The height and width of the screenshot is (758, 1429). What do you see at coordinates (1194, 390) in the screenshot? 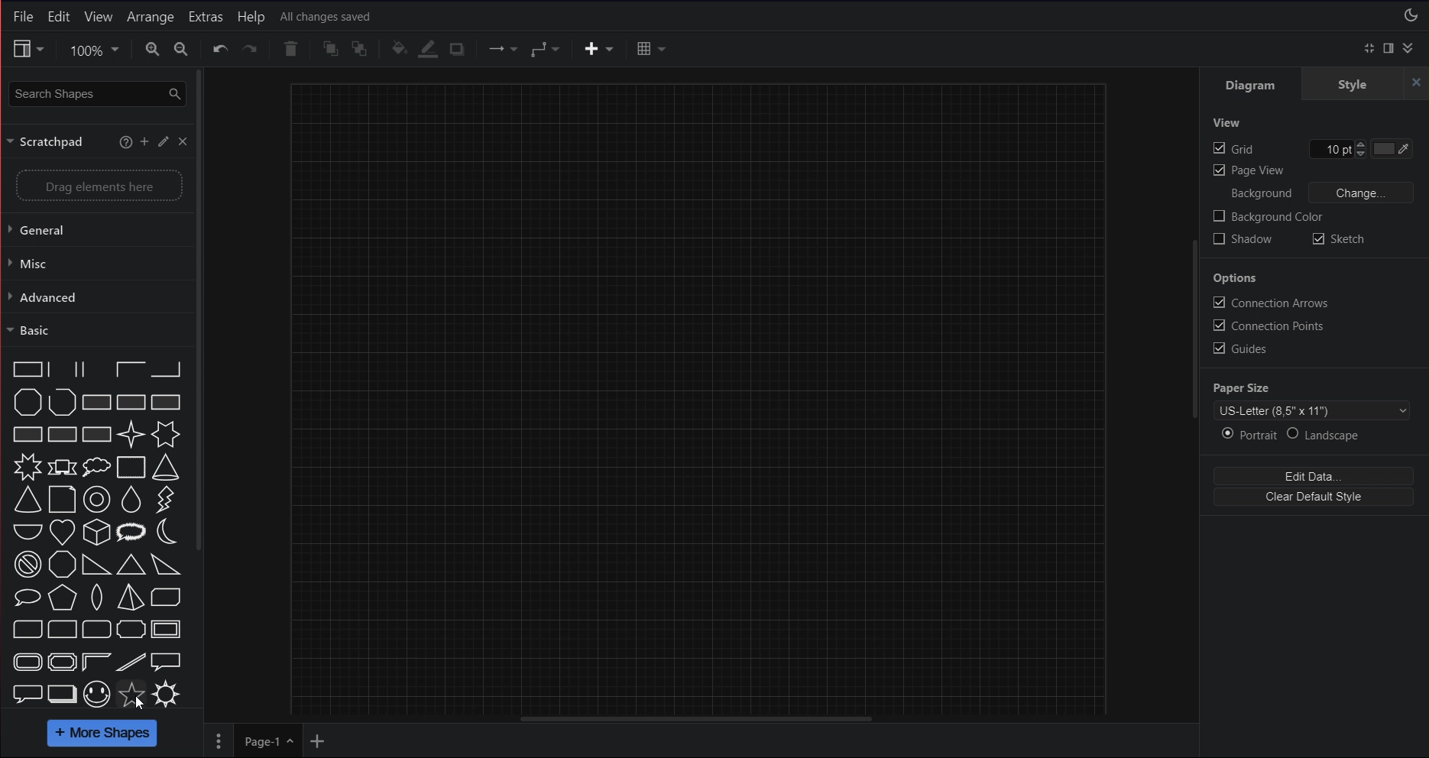
I see `Vertical Scroll bar` at bounding box center [1194, 390].